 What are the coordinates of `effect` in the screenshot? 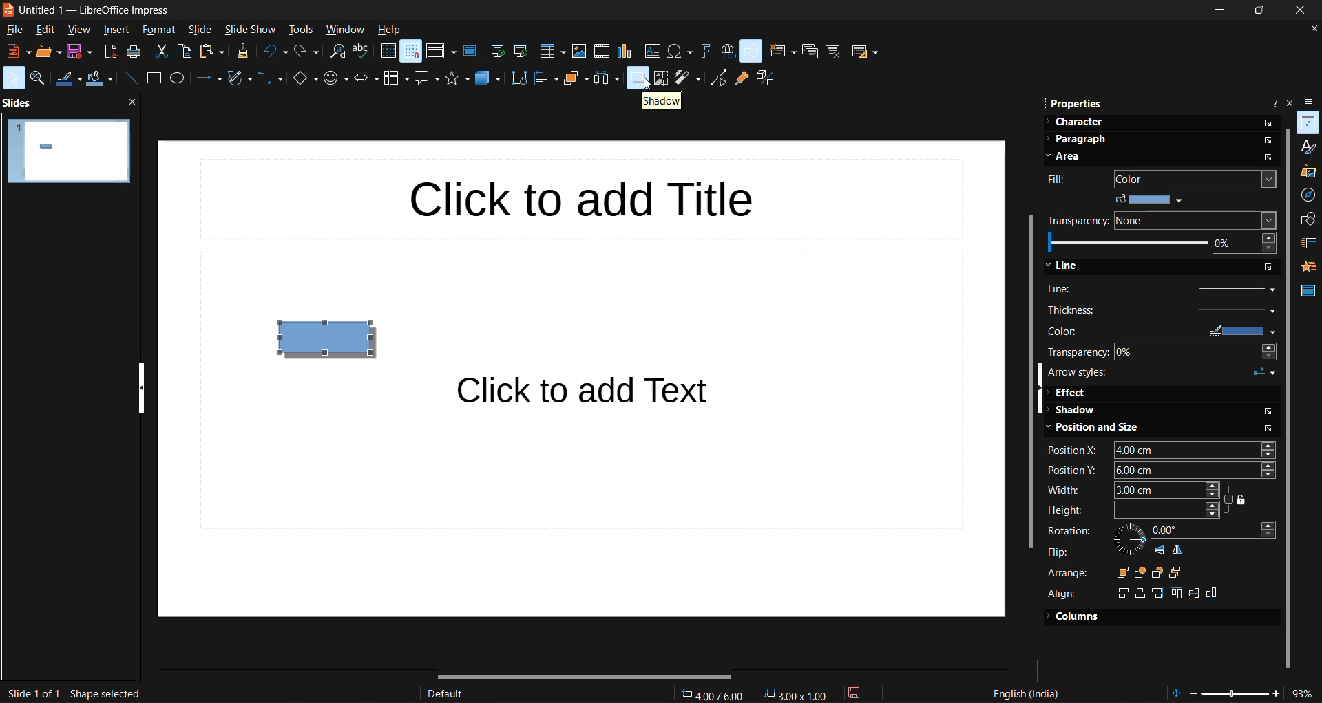 It's located at (1072, 393).